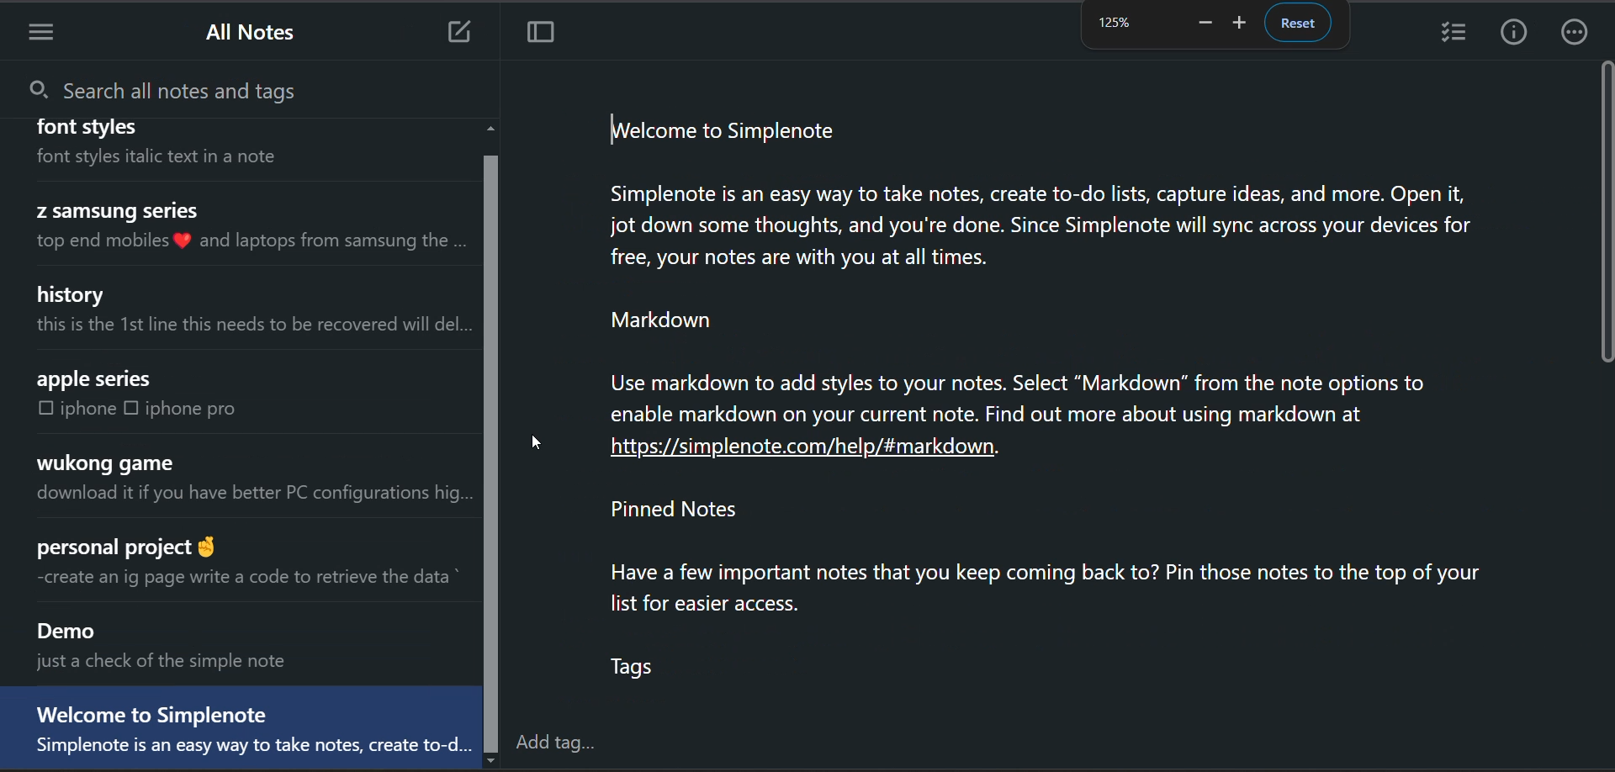 The width and height of the screenshot is (1615, 772). Describe the element at coordinates (87, 410) in the screenshot. I see ` iphone` at that location.